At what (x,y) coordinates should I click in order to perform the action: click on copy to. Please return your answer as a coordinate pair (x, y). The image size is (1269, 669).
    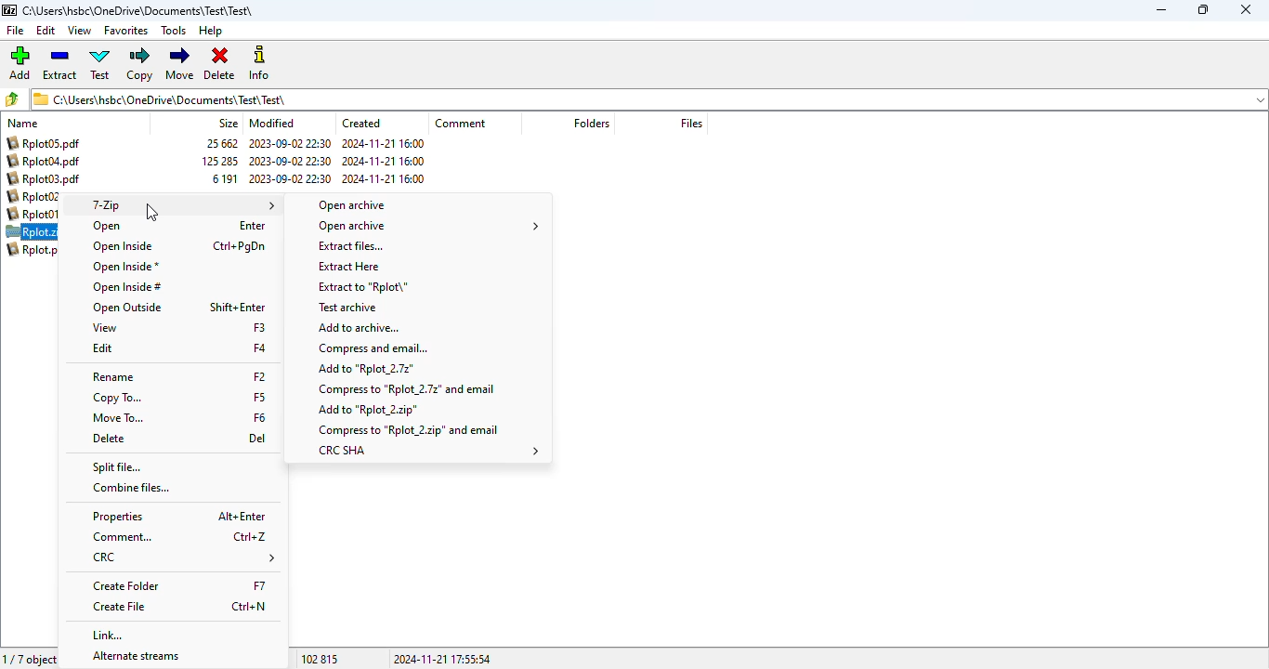
    Looking at the image, I should click on (116, 398).